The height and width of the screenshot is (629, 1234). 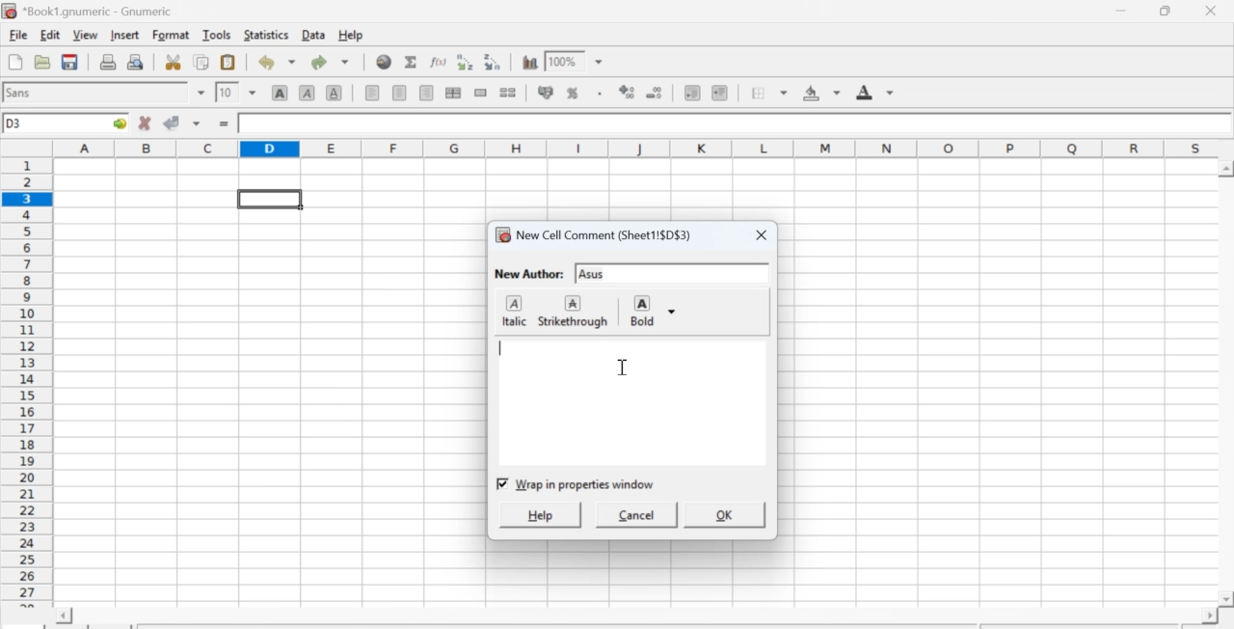 I want to click on Increase indent, so click(x=724, y=93).